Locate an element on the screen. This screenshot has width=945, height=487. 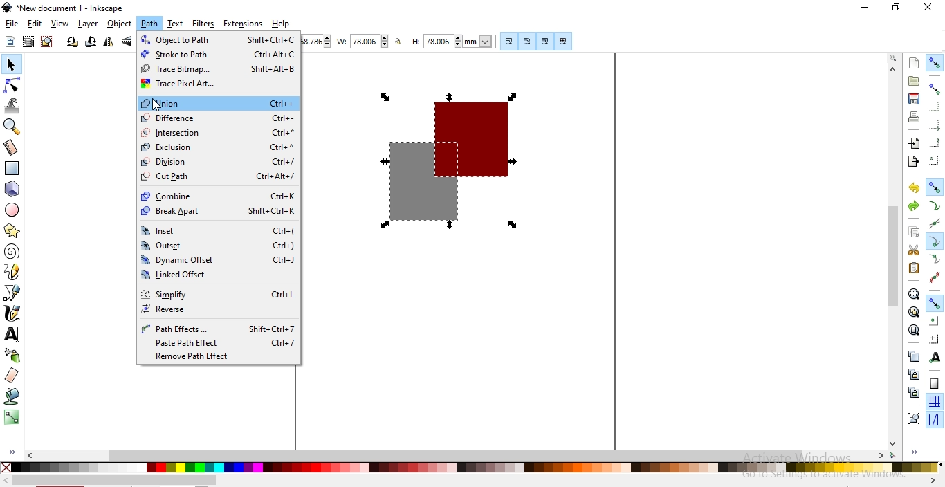
rotate 90 counter clockwise is located at coordinates (73, 43).